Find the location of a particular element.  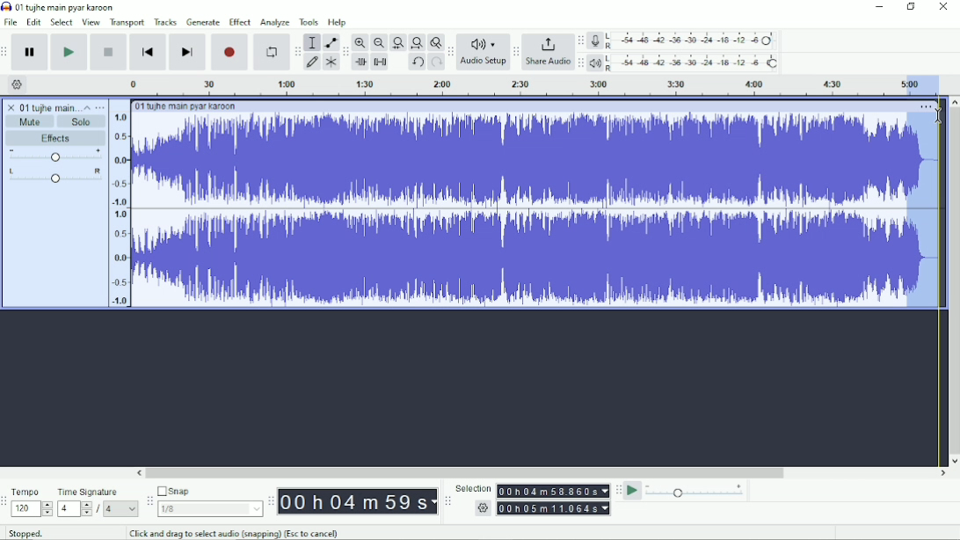

Collapse is located at coordinates (89, 108).